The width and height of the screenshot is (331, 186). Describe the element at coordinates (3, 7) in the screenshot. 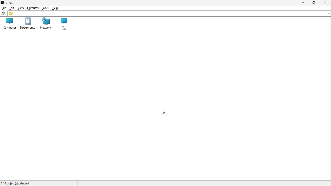

I see `File` at that location.